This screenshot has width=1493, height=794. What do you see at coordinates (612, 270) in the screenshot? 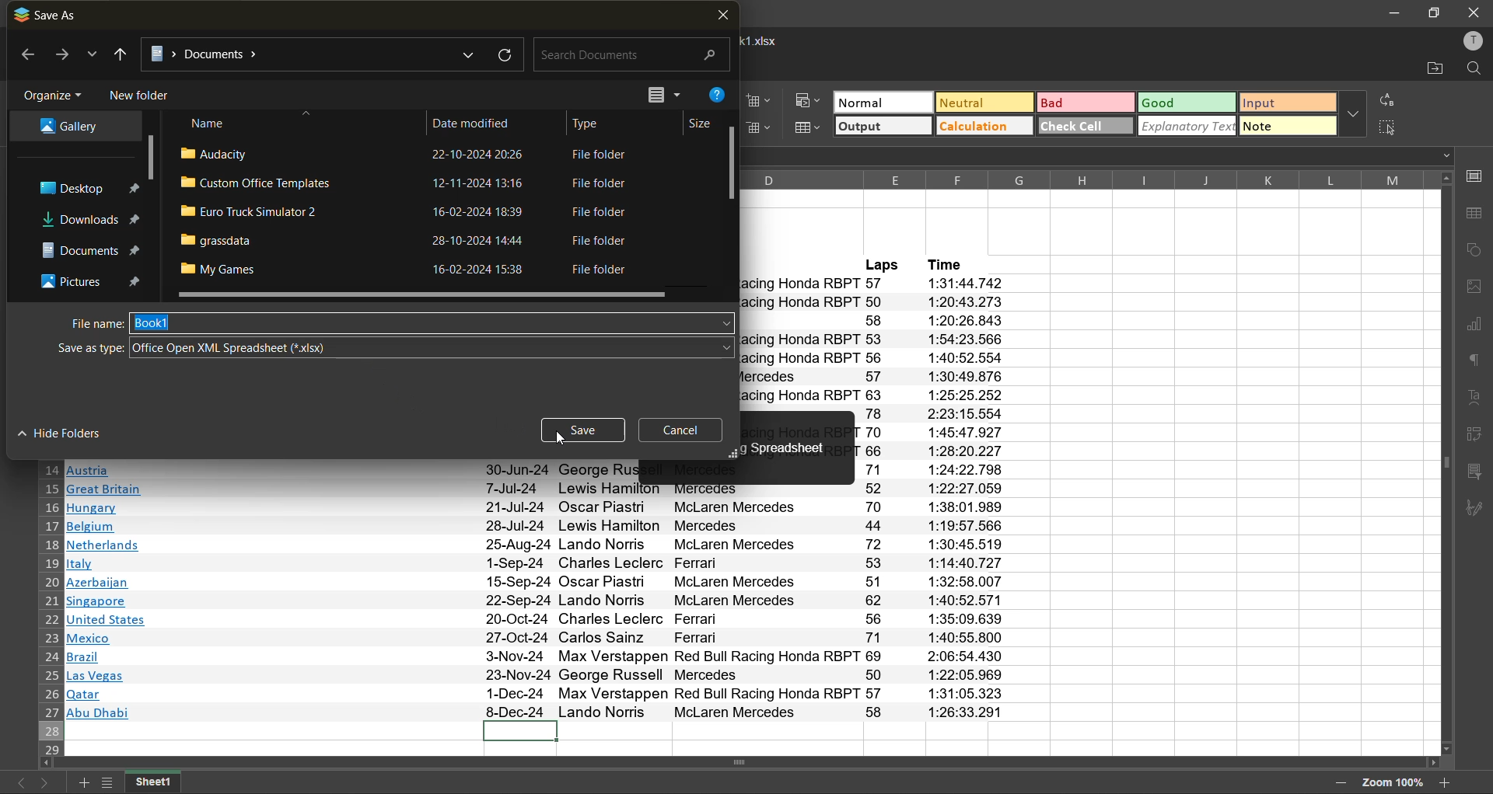
I see `file folder` at bounding box center [612, 270].